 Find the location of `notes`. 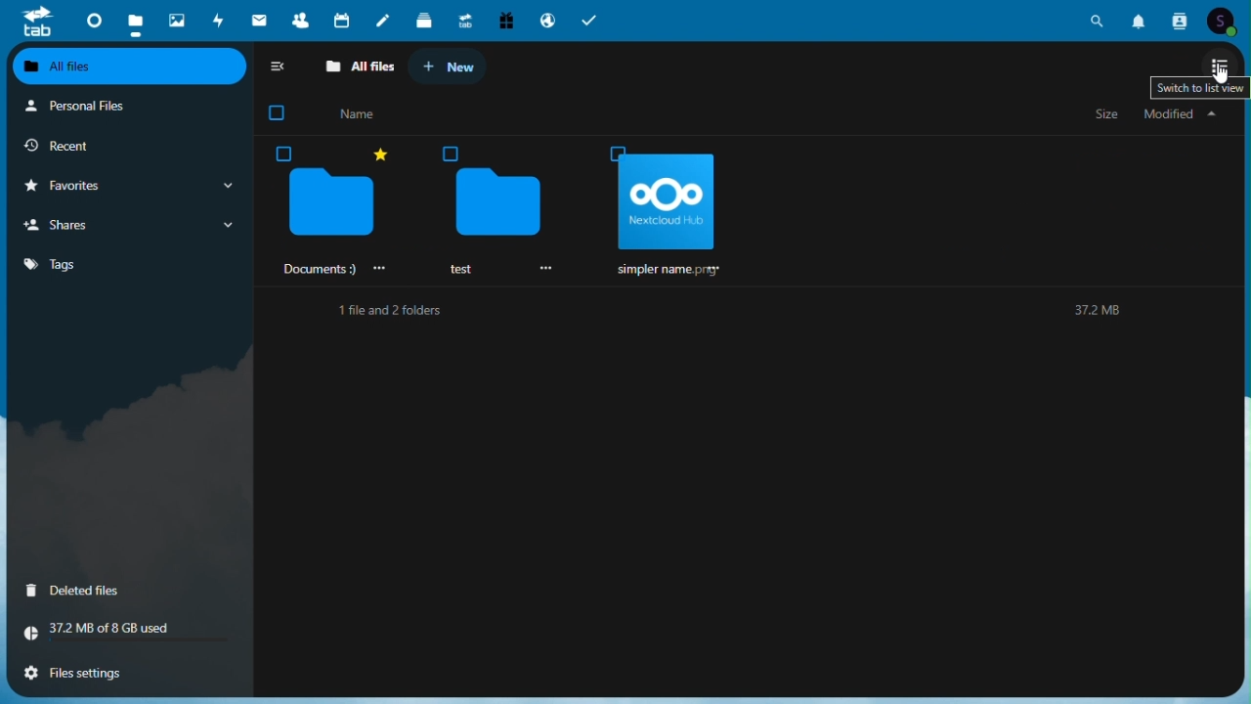

notes is located at coordinates (382, 19).